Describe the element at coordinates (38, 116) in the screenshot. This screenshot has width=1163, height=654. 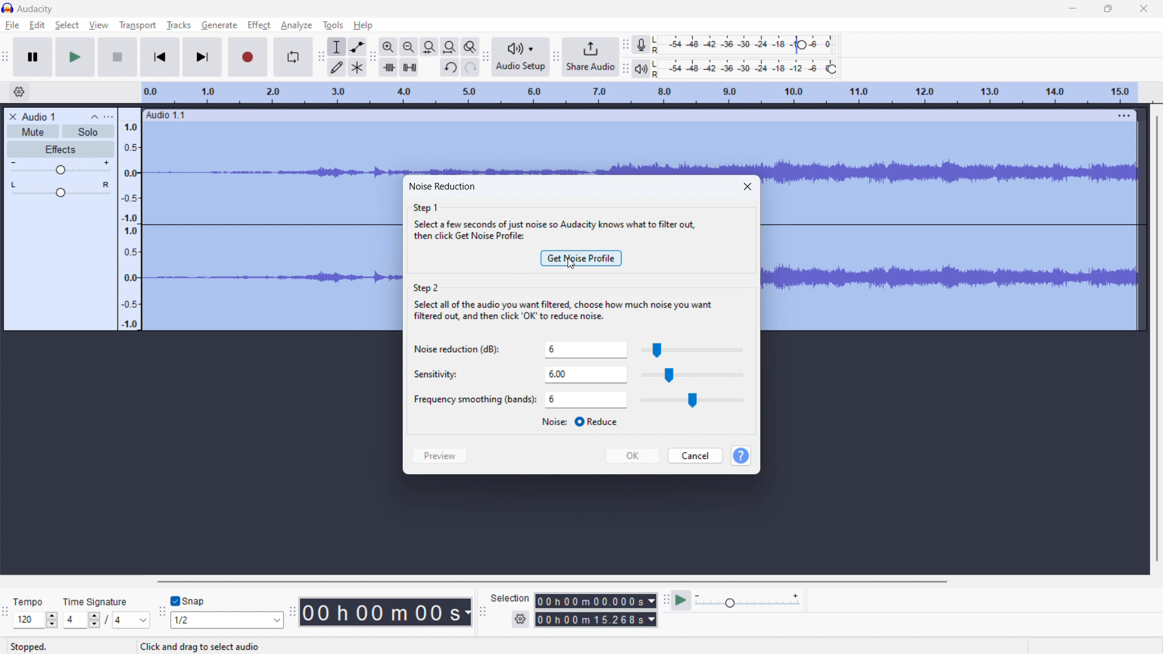
I see `title` at that location.